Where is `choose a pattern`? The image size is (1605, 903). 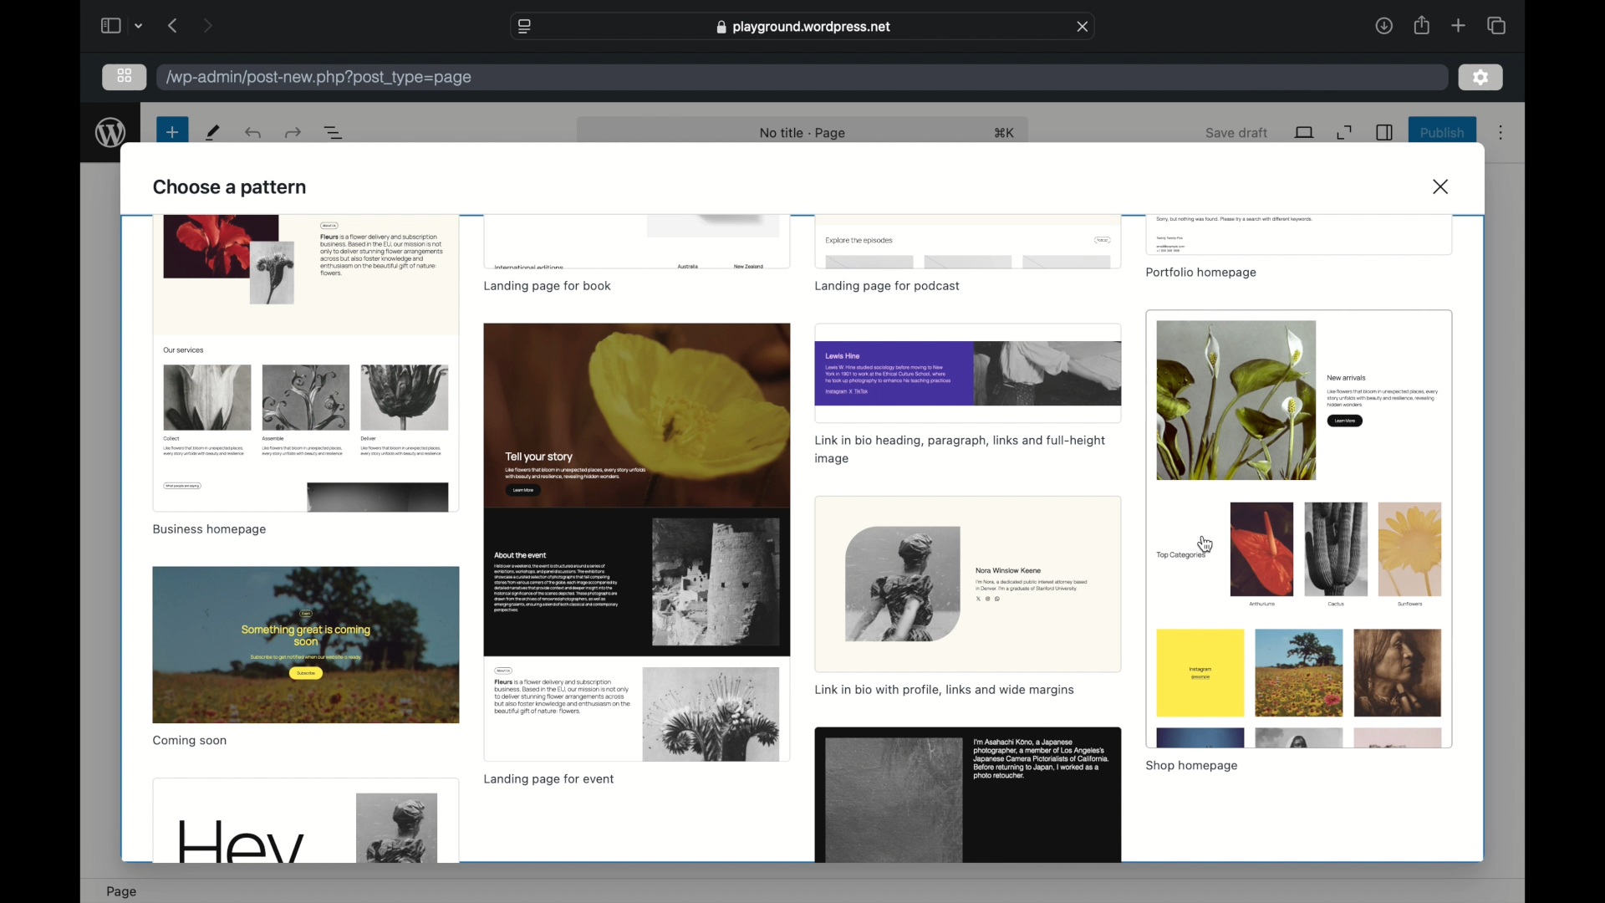 choose a pattern is located at coordinates (231, 187).